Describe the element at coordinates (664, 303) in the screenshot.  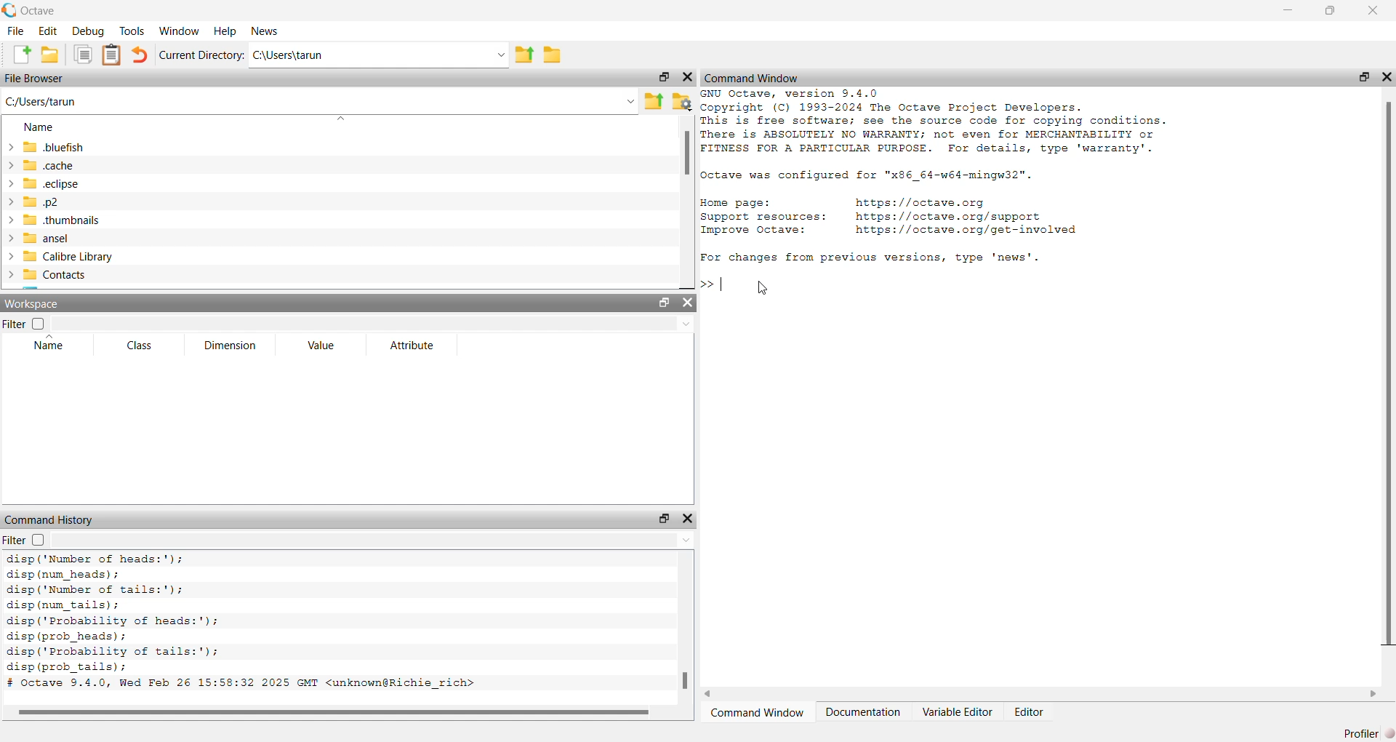
I see `Undock Widget` at that location.